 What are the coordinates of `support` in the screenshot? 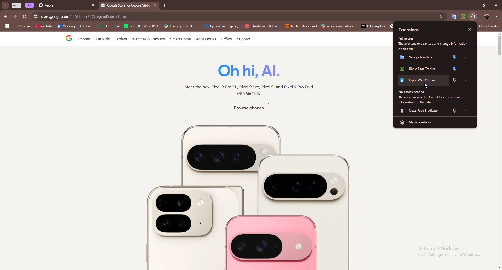 It's located at (243, 40).